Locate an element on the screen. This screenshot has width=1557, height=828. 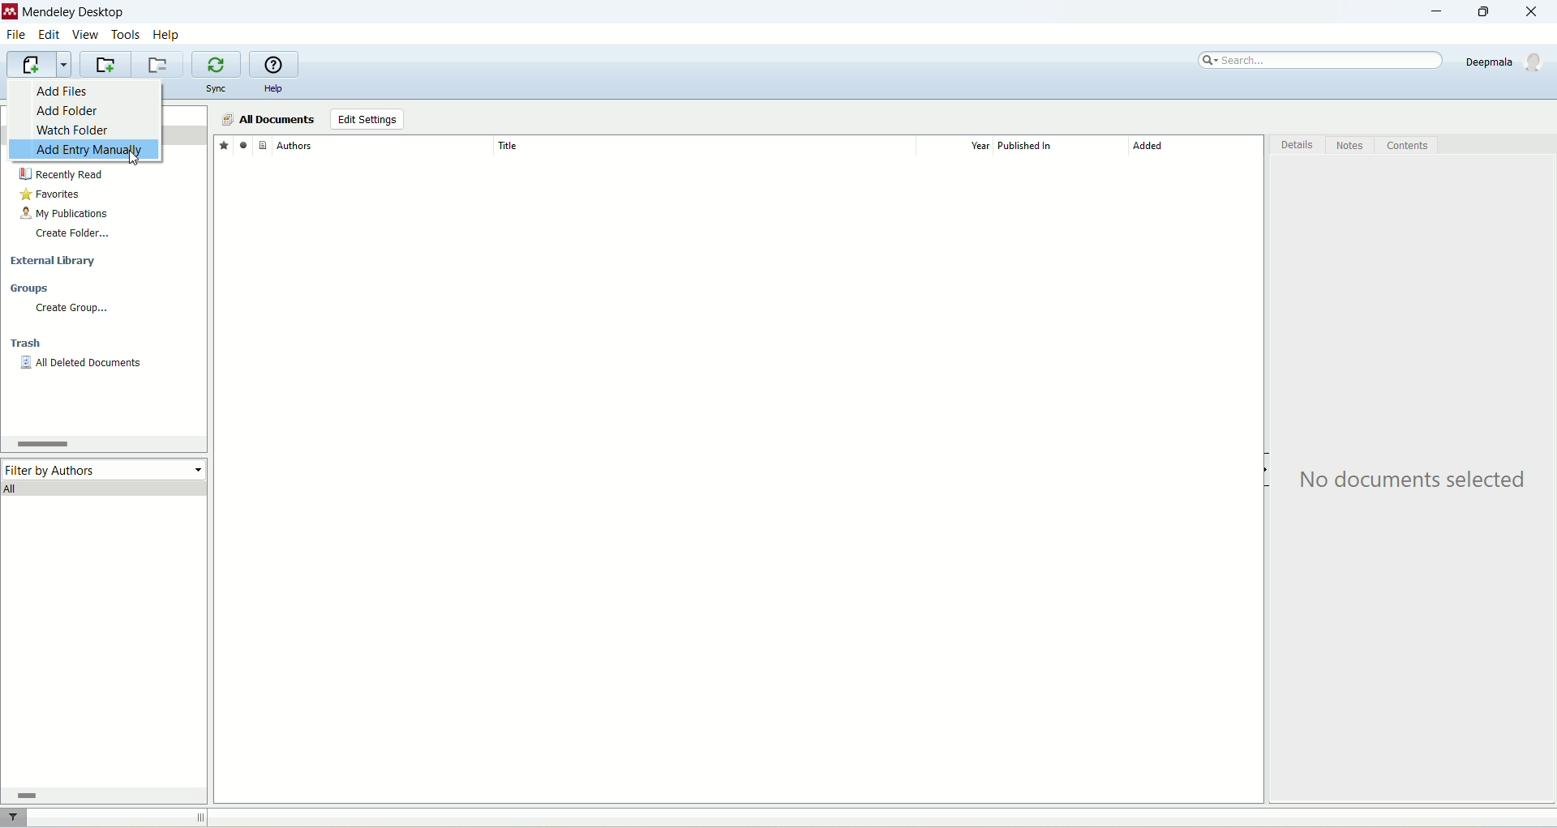
watch folder is located at coordinates (71, 130).